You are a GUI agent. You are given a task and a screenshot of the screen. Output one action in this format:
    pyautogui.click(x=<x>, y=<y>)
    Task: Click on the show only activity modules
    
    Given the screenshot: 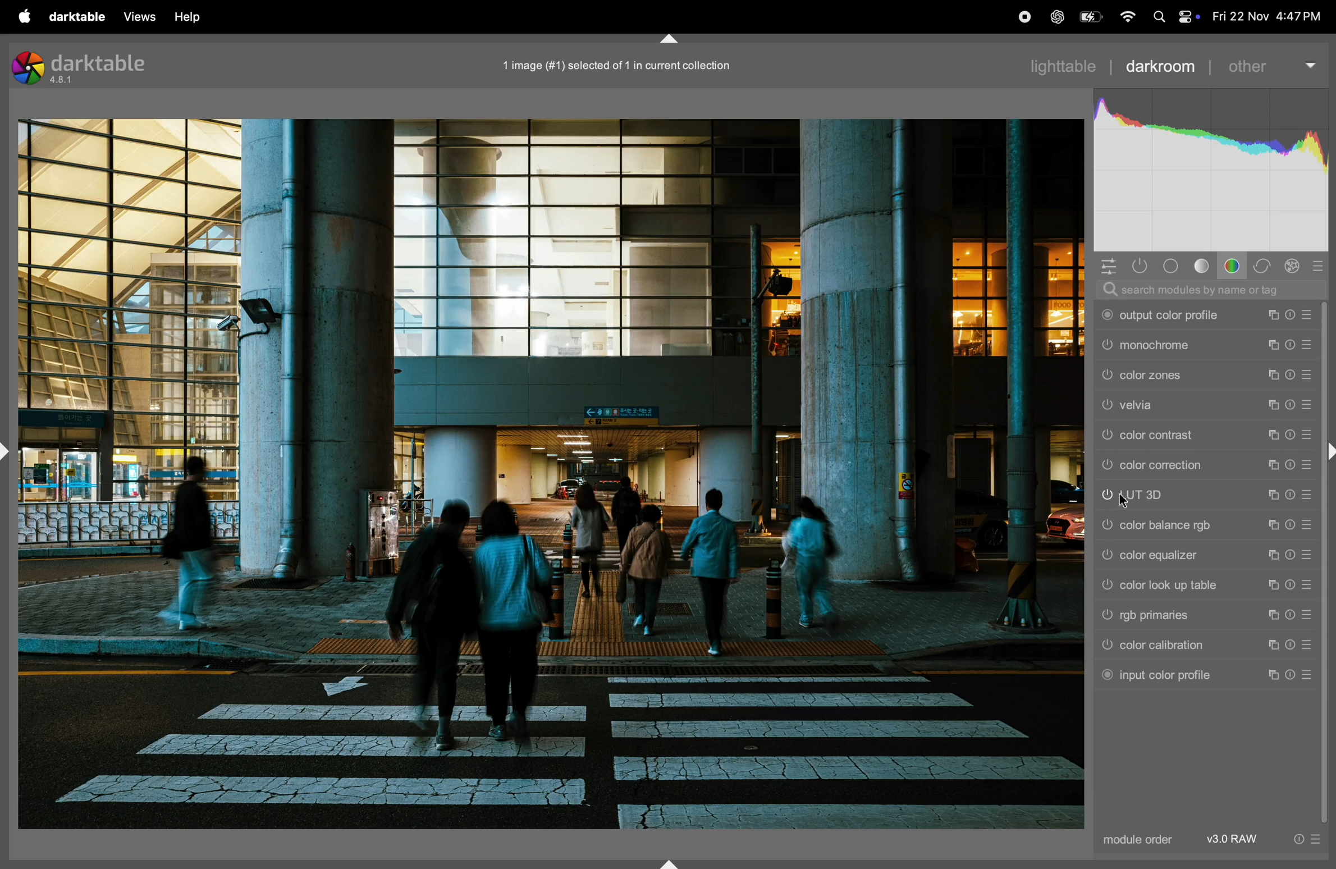 What is the action you would take?
    pyautogui.click(x=1140, y=267)
    